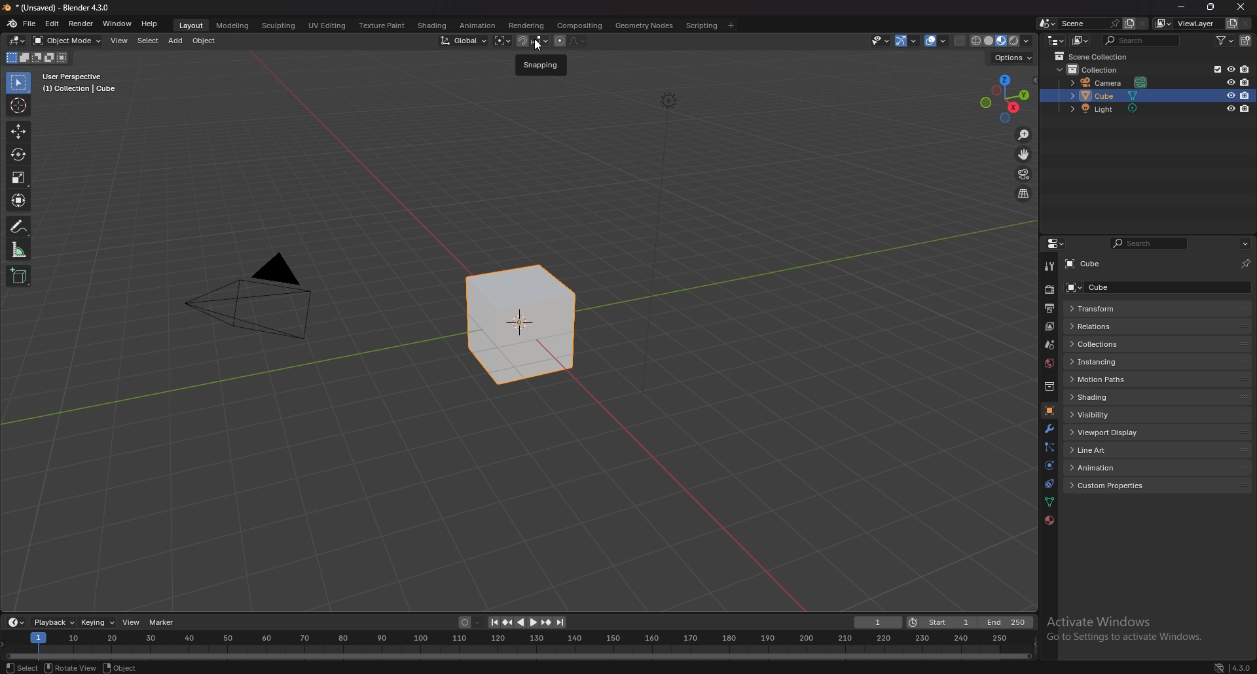 Image resolution: width=1257 pixels, height=674 pixels. I want to click on view, so click(119, 42).